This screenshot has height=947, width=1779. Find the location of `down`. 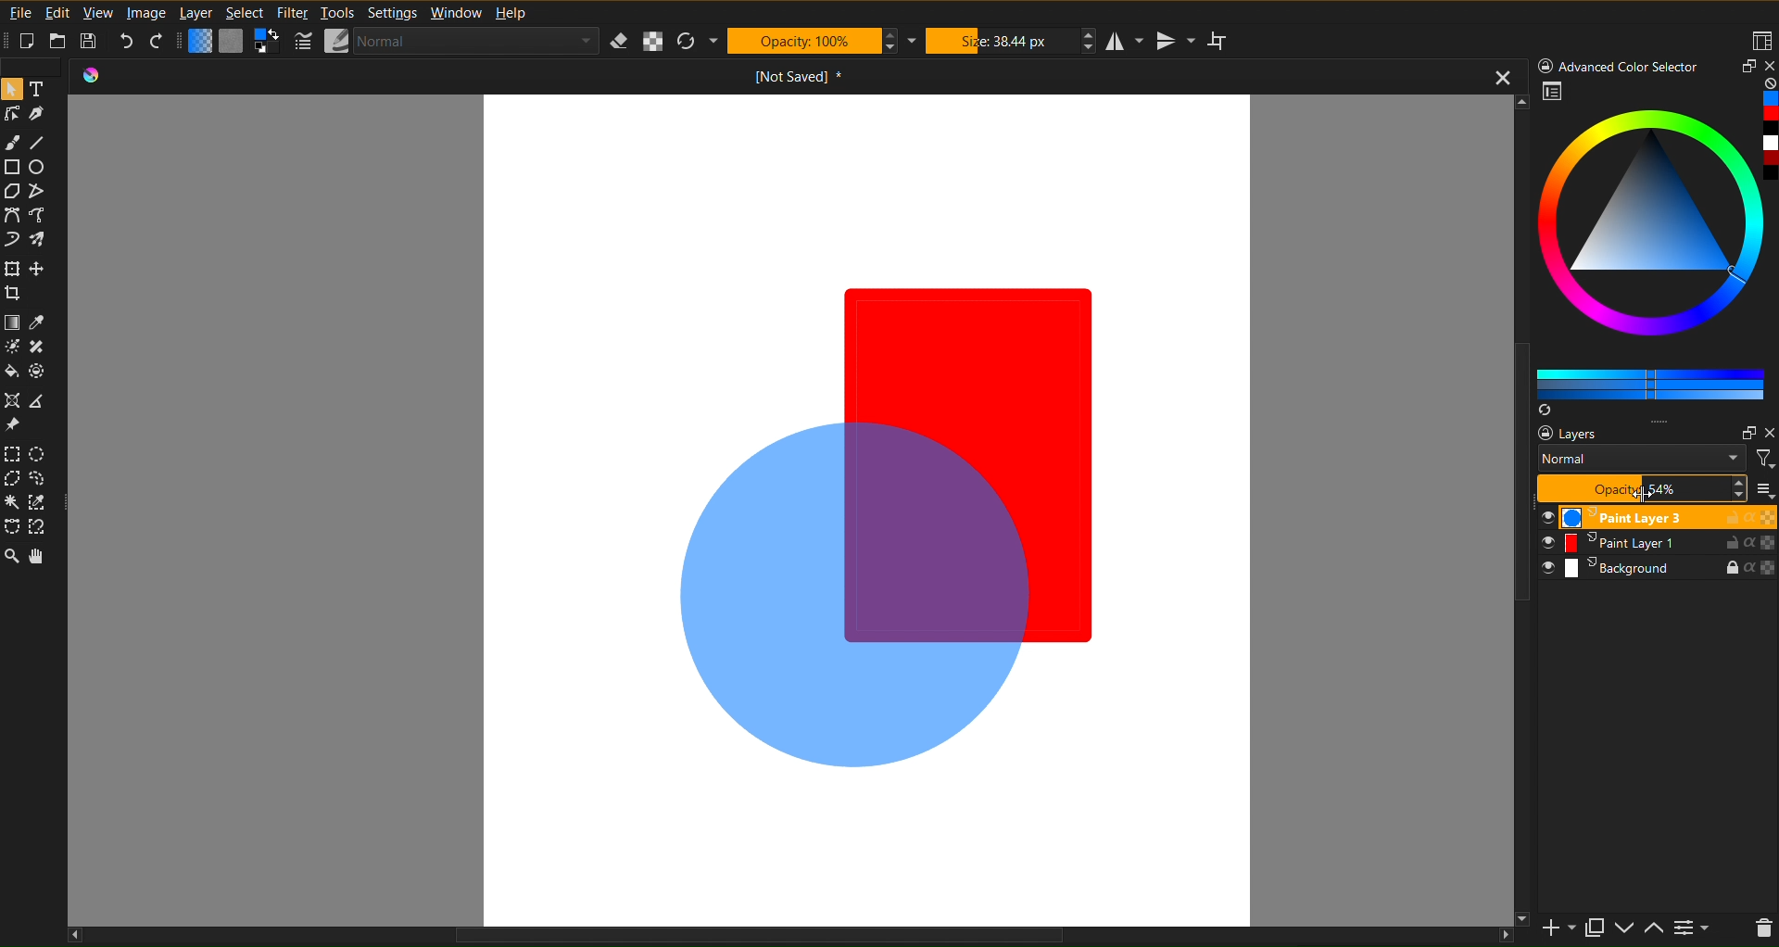

down is located at coordinates (1626, 928).